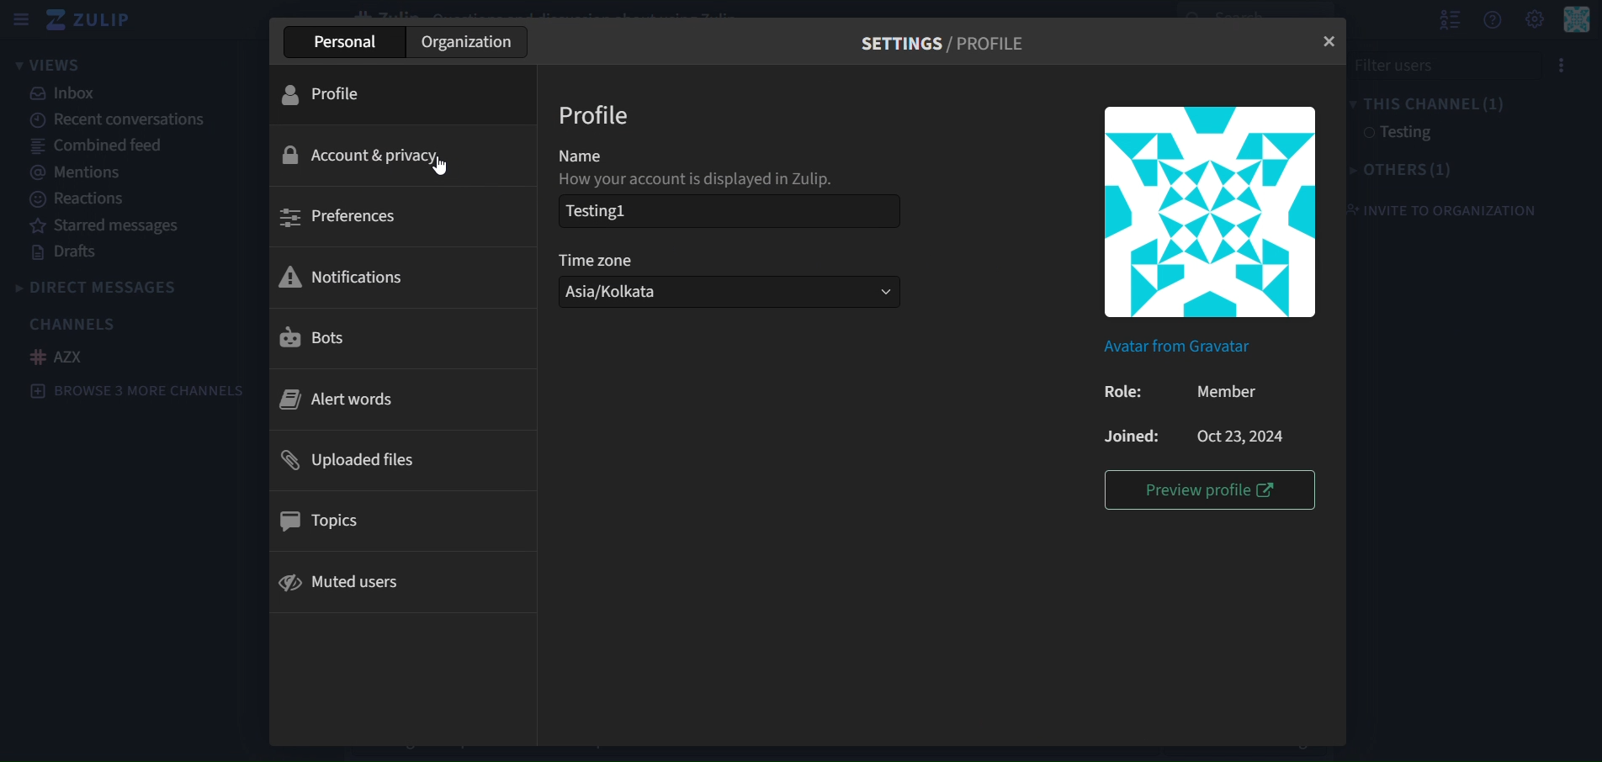  I want to click on personal, so click(343, 45).